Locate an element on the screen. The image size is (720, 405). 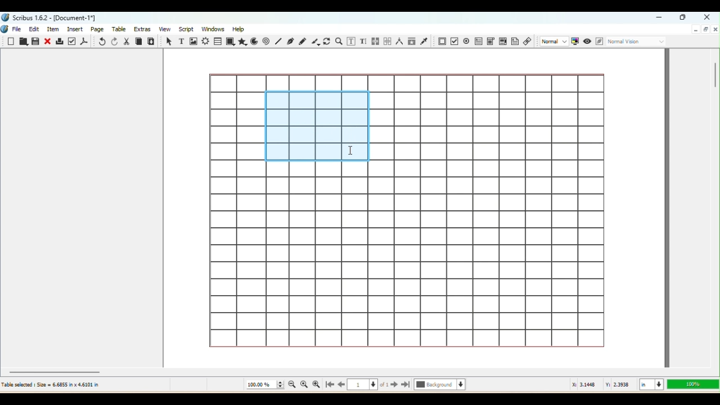
Page is located at coordinates (98, 29).